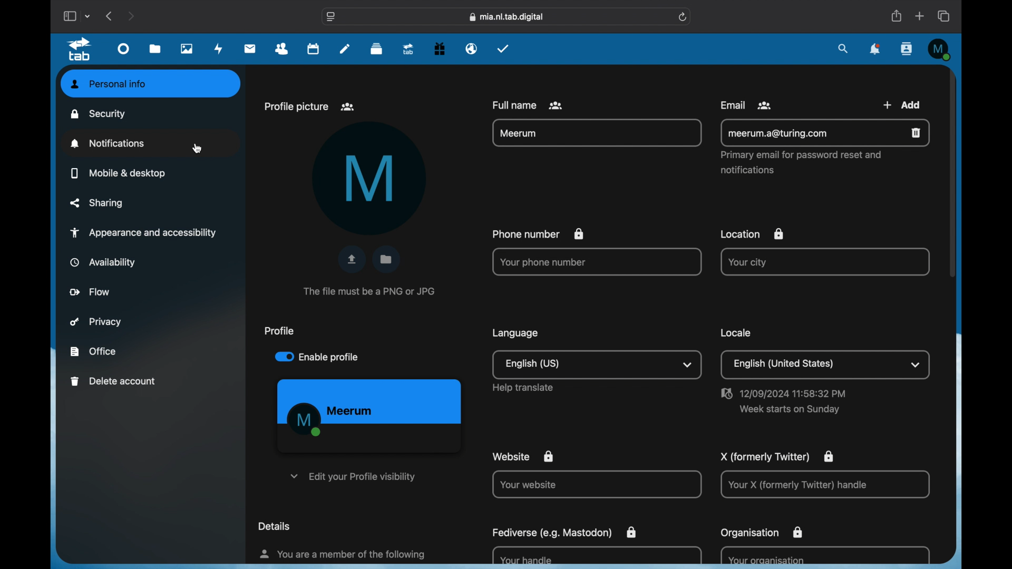  Describe the element at coordinates (313, 50) in the screenshot. I see `calendar` at that location.